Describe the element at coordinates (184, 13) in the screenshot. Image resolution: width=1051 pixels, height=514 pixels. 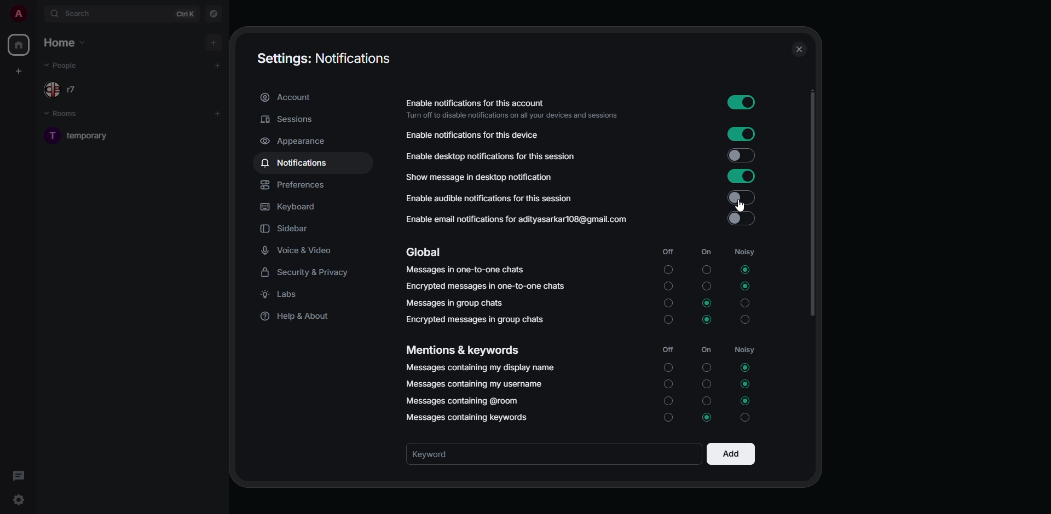
I see `ctrl K` at that location.